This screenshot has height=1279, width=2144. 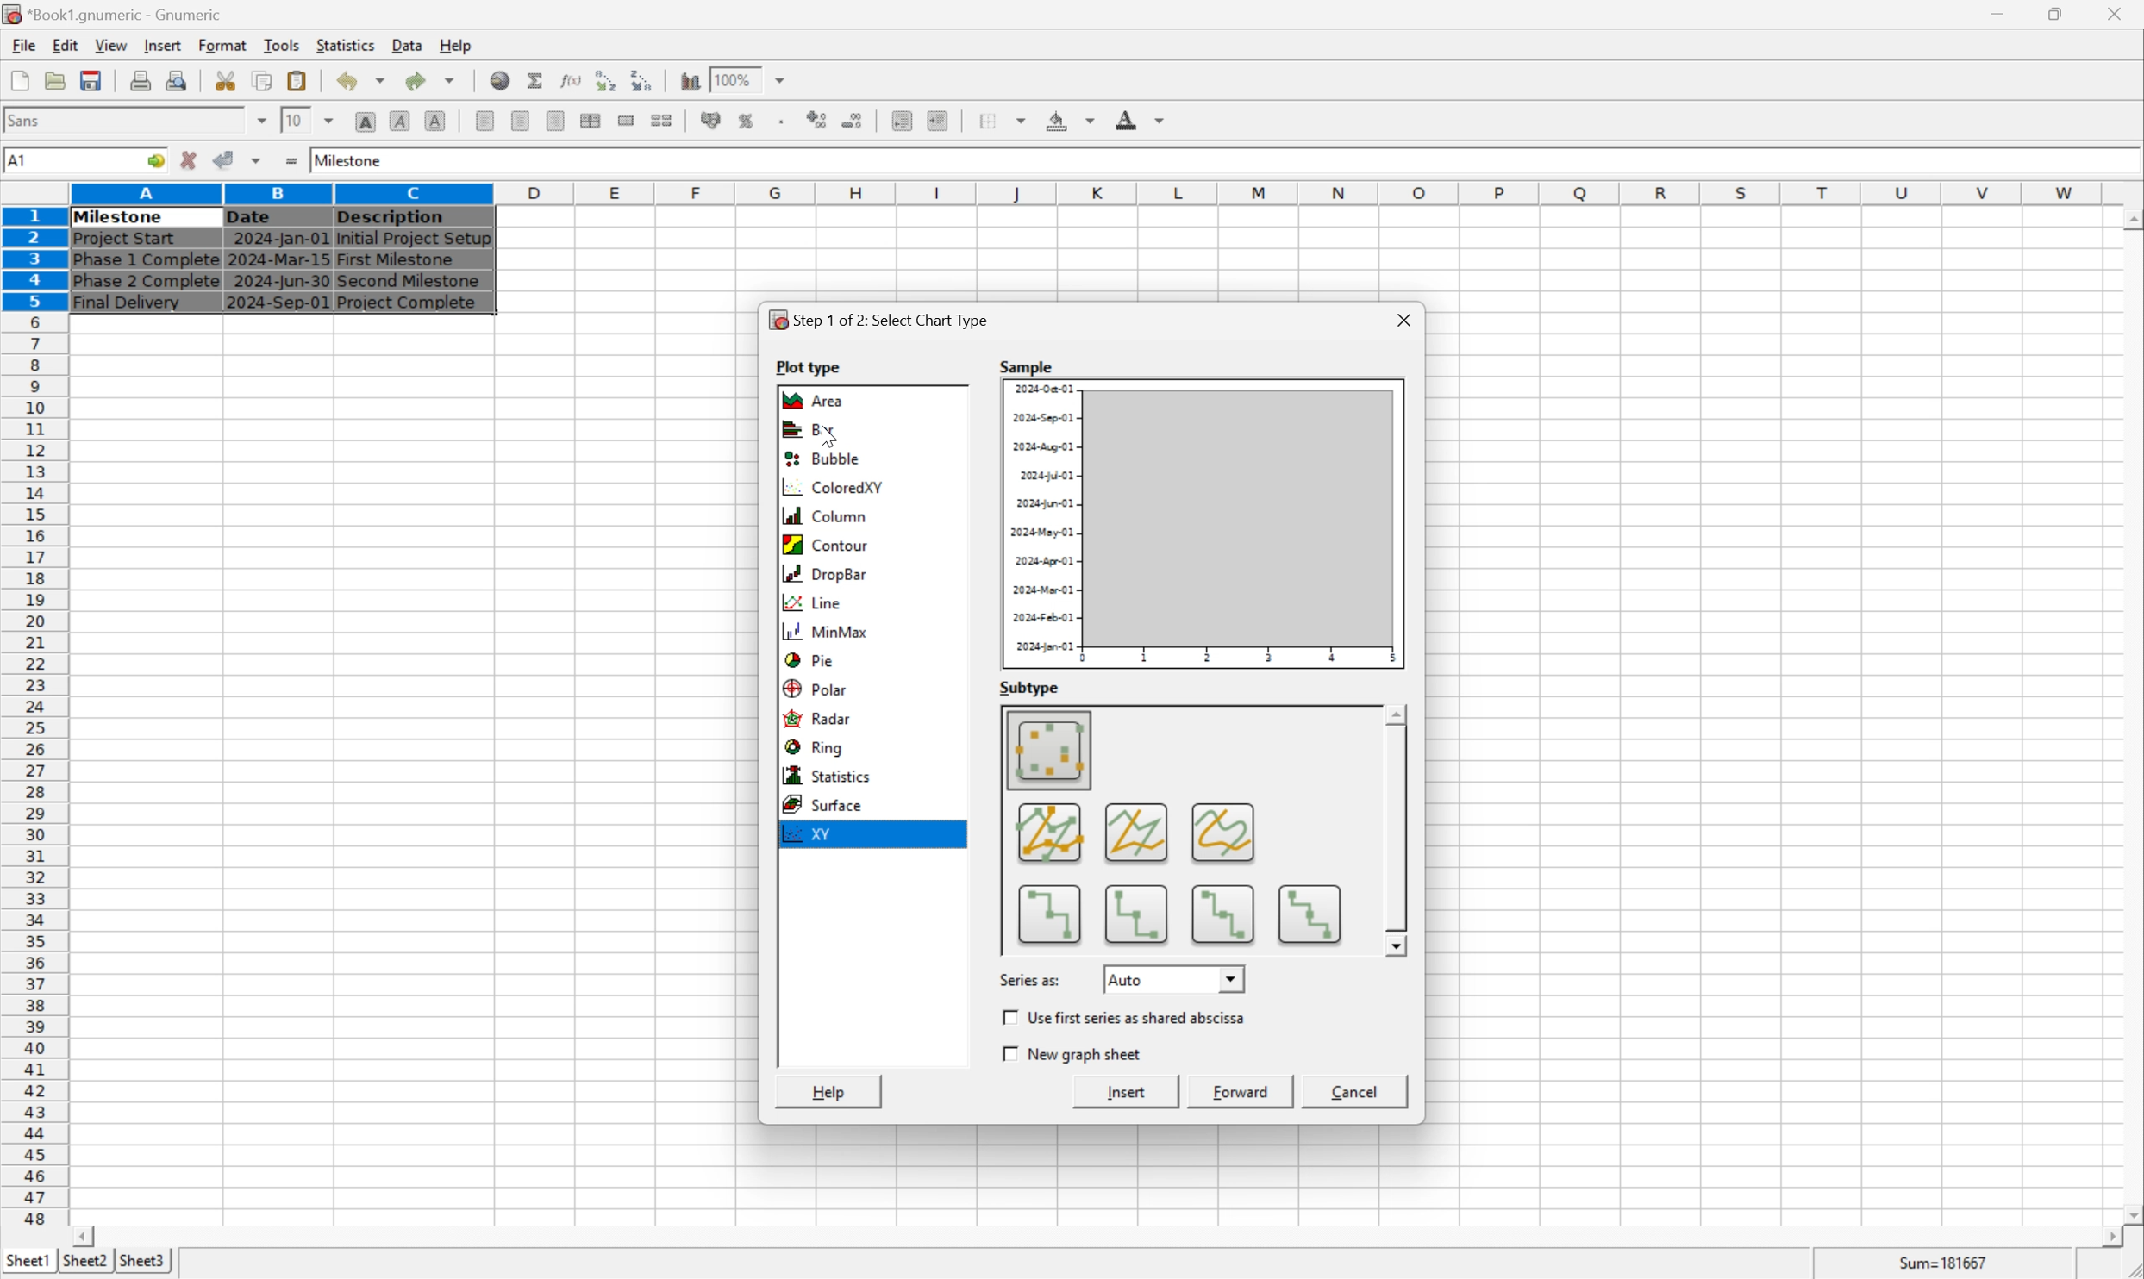 What do you see at coordinates (1185, 828) in the screenshot?
I see `XY chat subtypes` at bounding box center [1185, 828].